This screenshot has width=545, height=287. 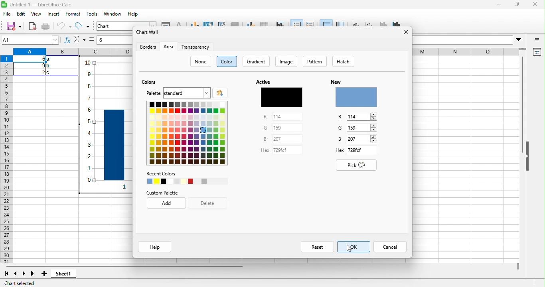 I want to click on 114, so click(x=279, y=116).